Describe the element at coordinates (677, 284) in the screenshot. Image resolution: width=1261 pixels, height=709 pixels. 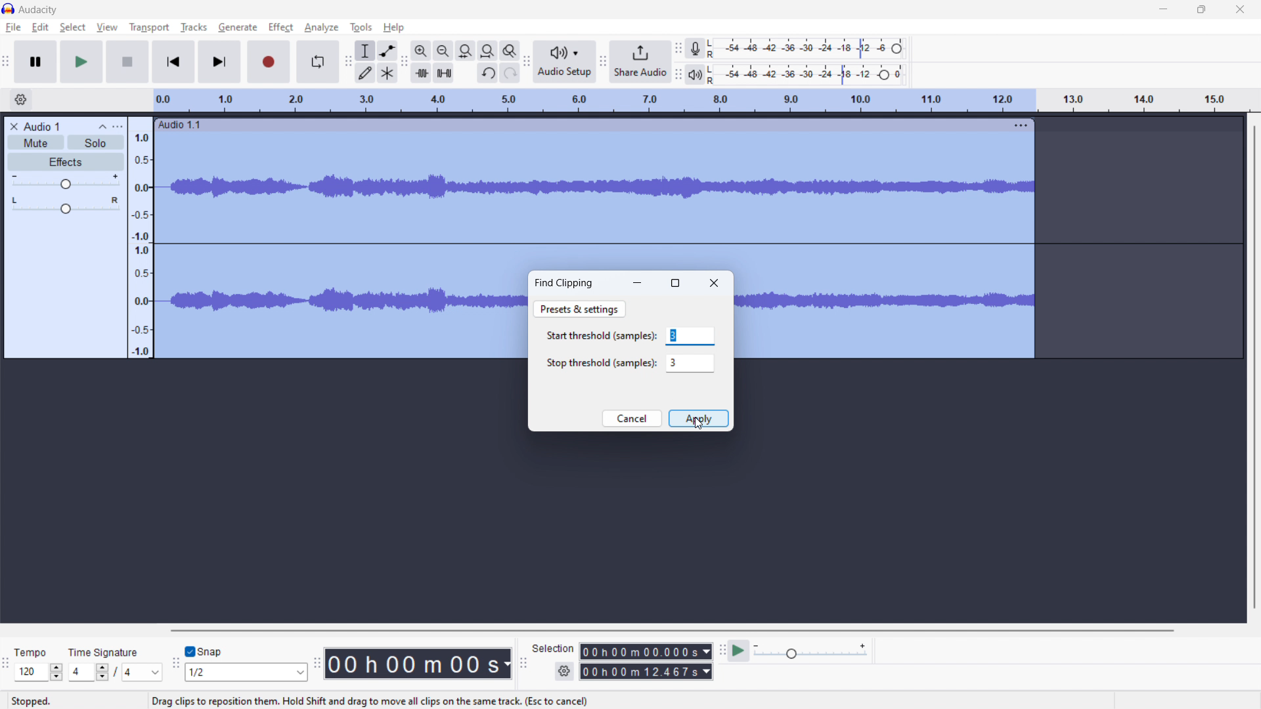
I see `maximize` at that location.